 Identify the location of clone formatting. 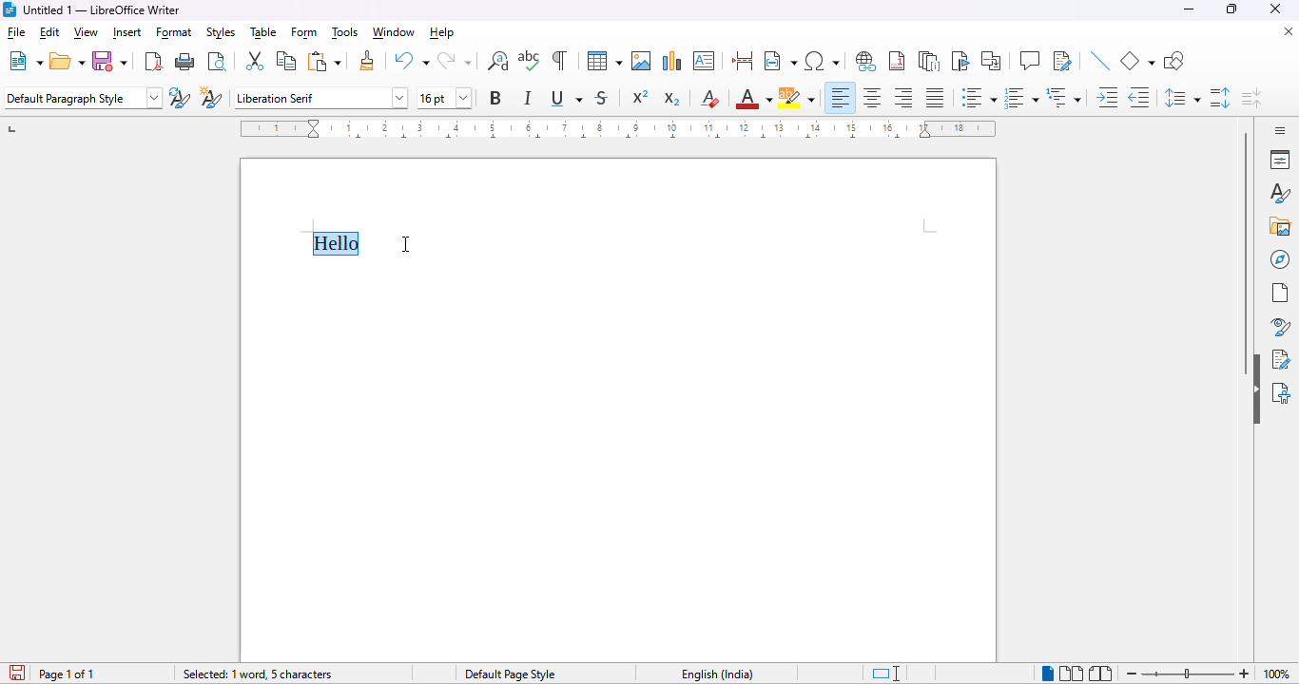
(368, 61).